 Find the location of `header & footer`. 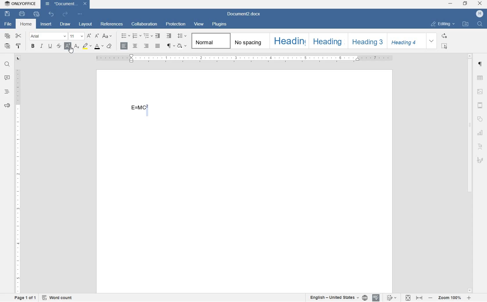

header & footer is located at coordinates (481, 105).